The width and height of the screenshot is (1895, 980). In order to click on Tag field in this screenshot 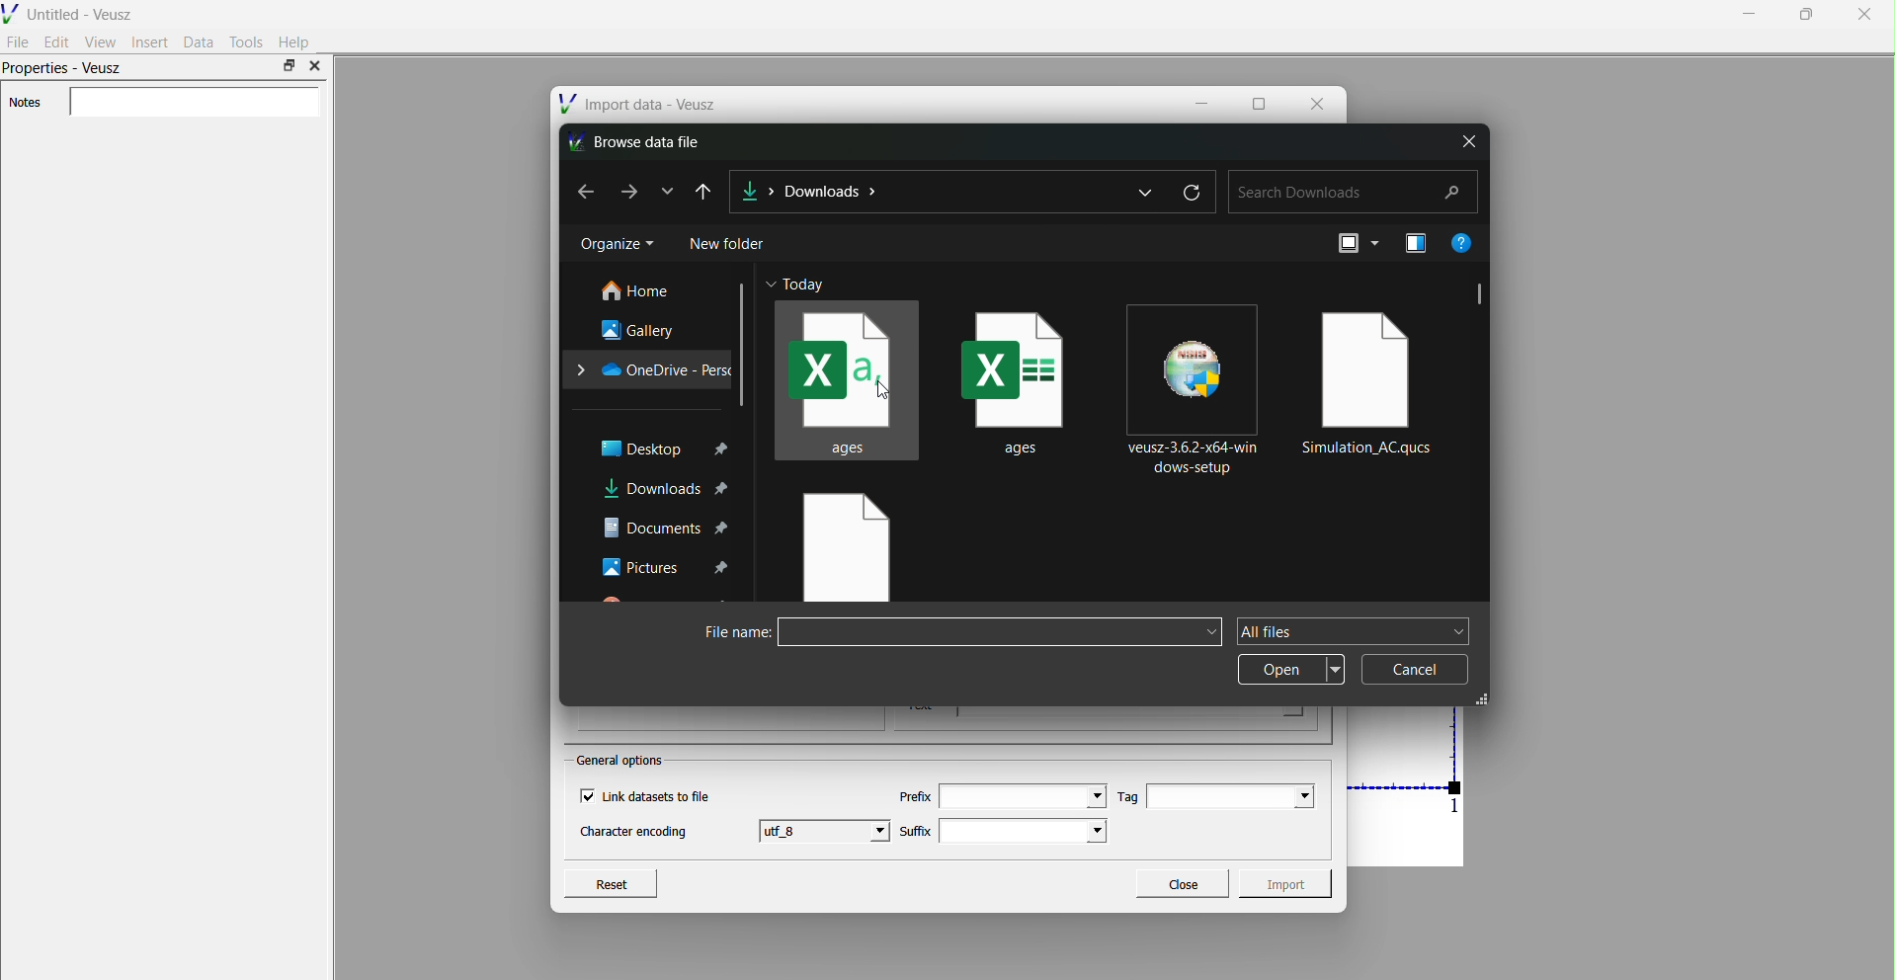, I will do `click(1231, 796)`.